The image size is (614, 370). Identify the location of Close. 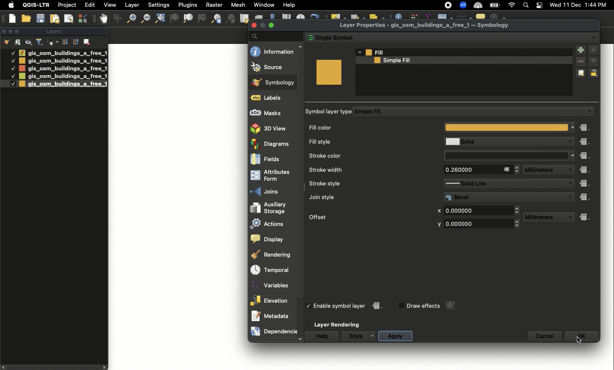
(506, 169).